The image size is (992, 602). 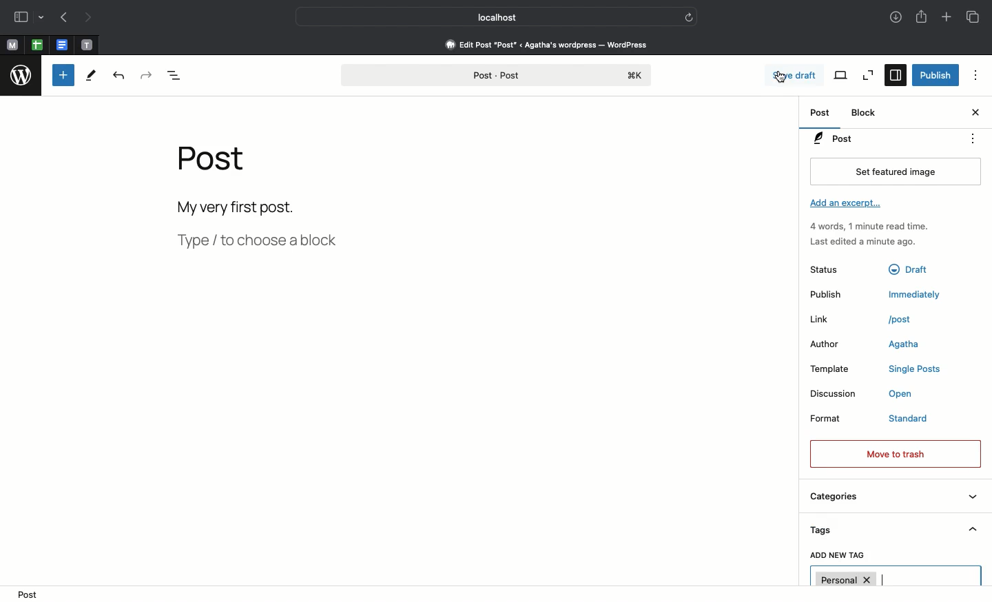 What do you see at coordinates (93, 76) in the screenshot?
I see `Tools` at bounding box center [93, 76].